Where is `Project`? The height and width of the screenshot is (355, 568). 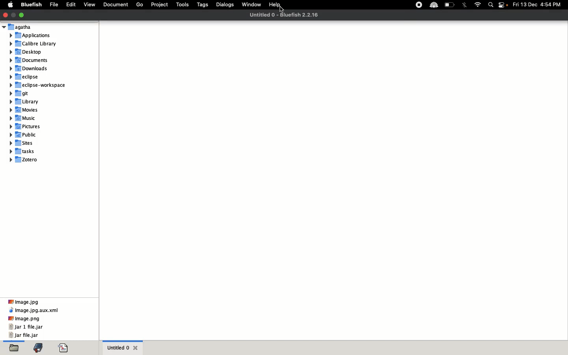 Project is located at coordinates (159, 4).